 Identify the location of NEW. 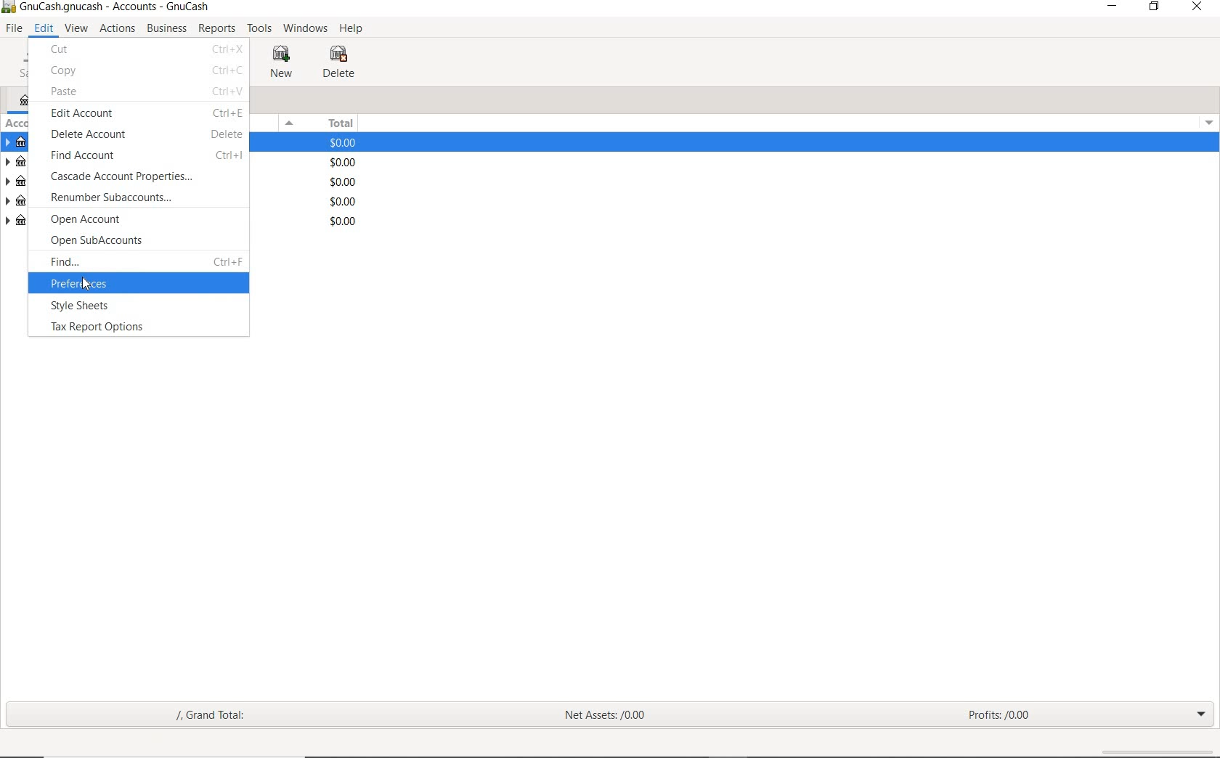
(282, 62).